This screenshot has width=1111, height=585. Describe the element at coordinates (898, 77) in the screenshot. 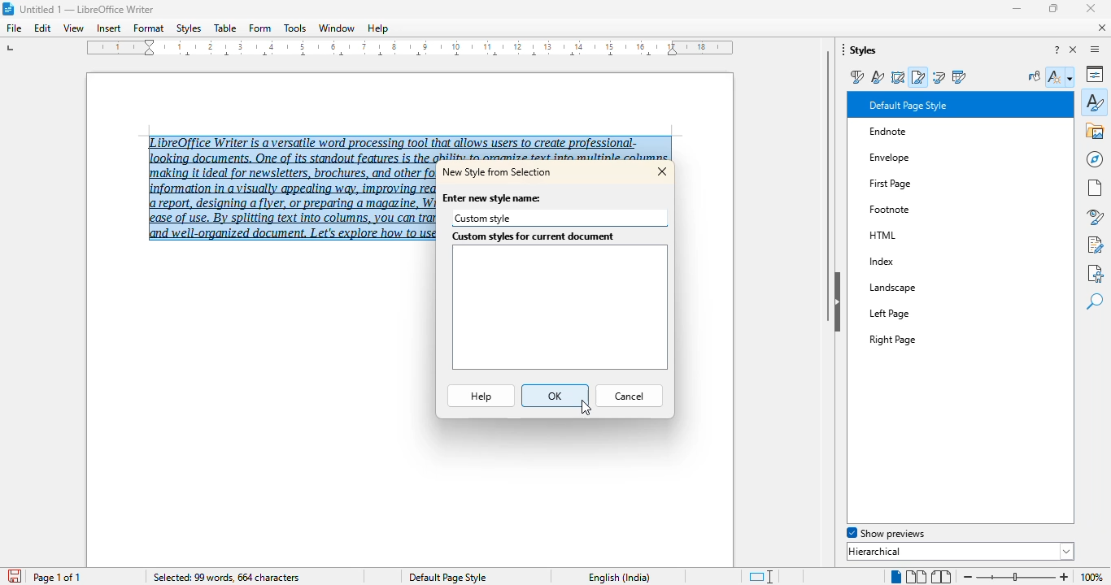

I see `frame styles` at that location.